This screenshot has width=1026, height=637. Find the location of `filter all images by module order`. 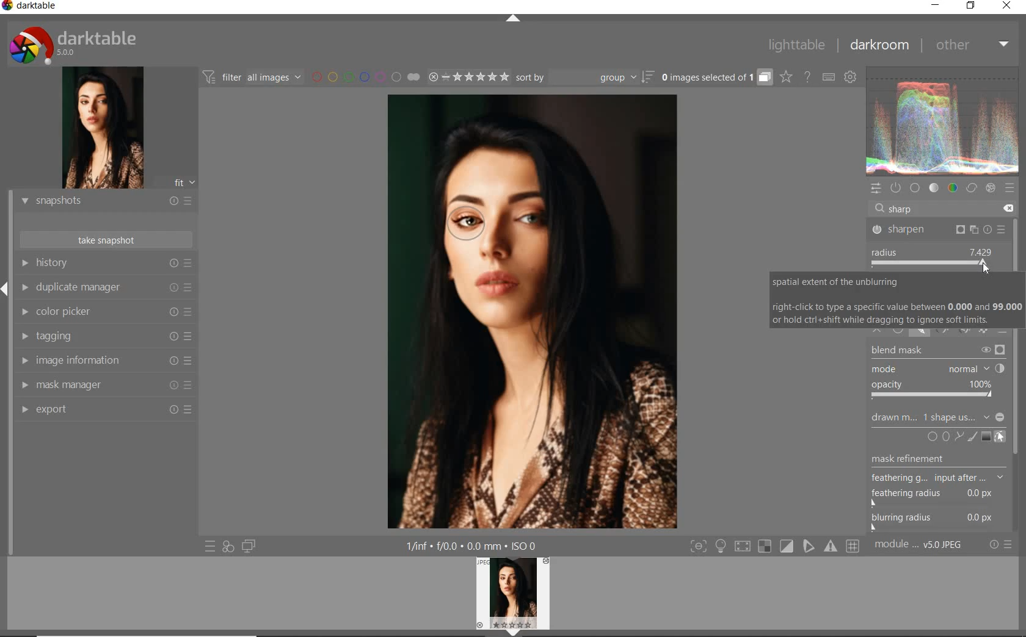

filter all images by module order is located at coordinates (253, 79).